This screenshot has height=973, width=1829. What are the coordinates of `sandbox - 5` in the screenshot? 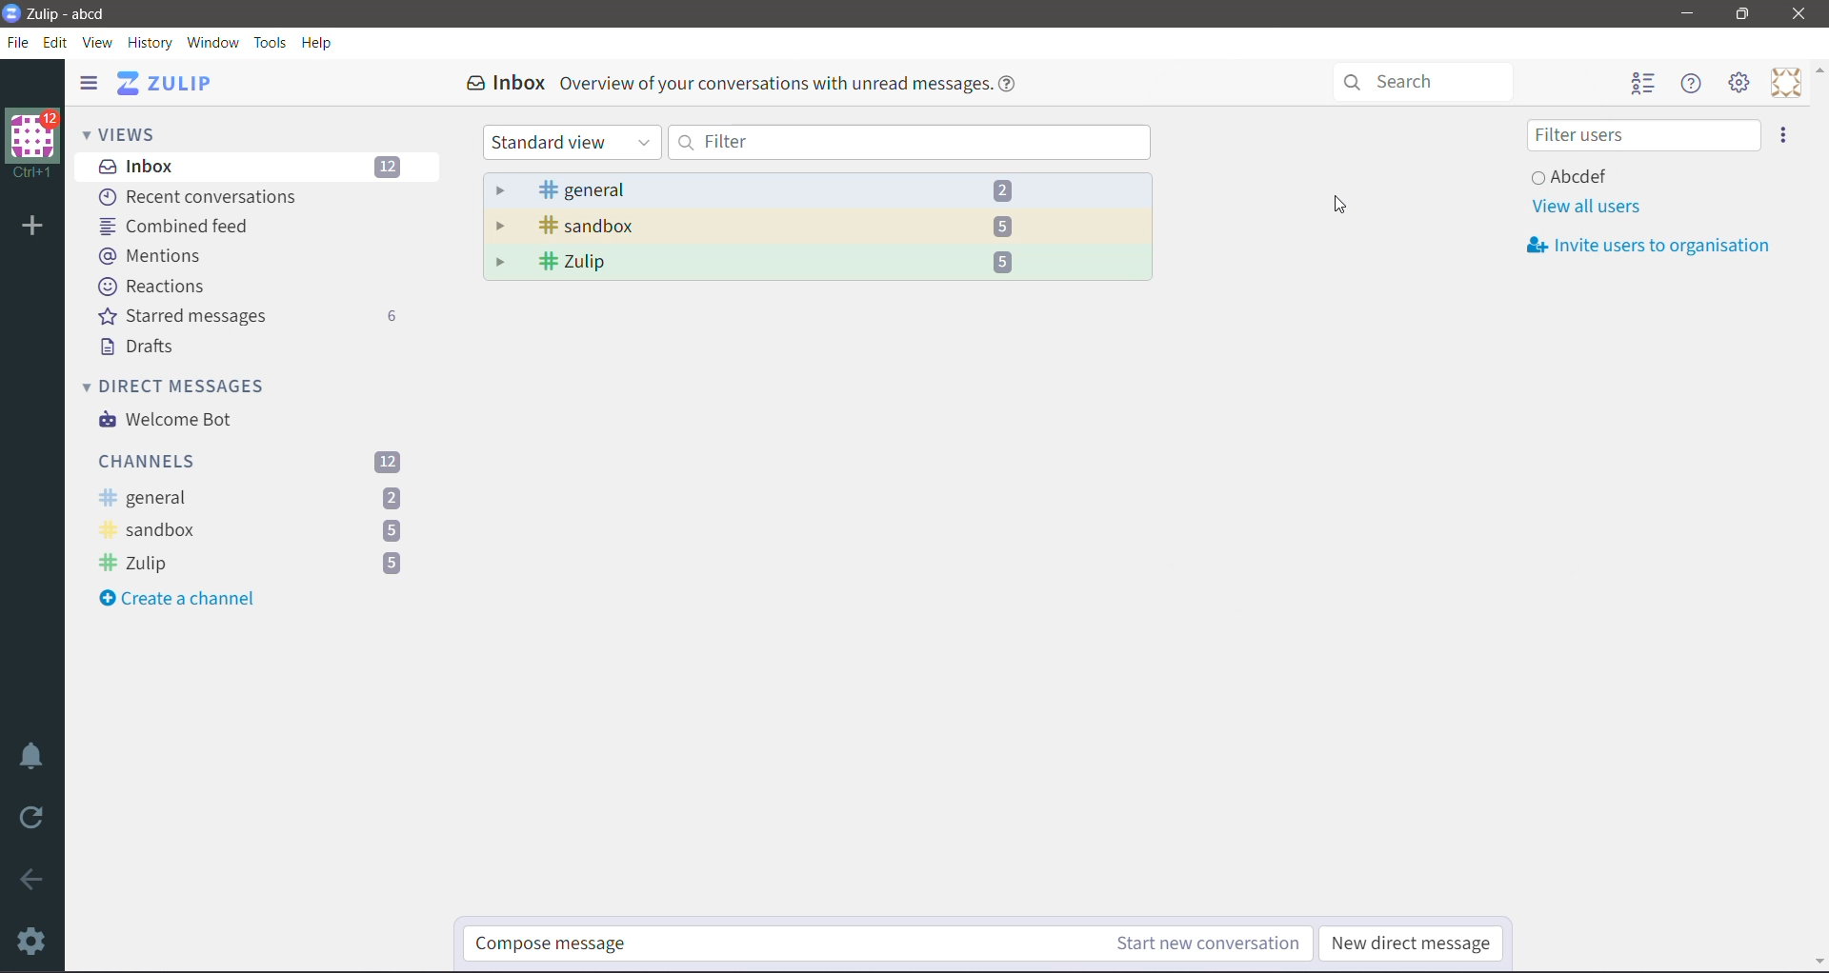 It's located at (818, 227).